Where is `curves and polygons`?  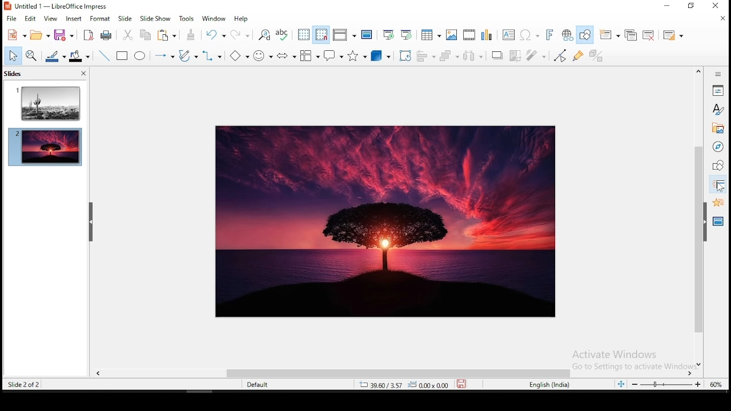 curves and polygons is located at coordinates (187, 56).